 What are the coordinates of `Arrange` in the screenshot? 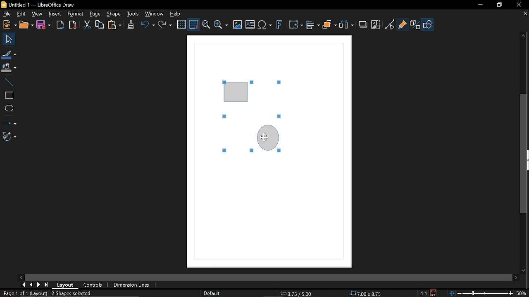 It's located at (330, 25).